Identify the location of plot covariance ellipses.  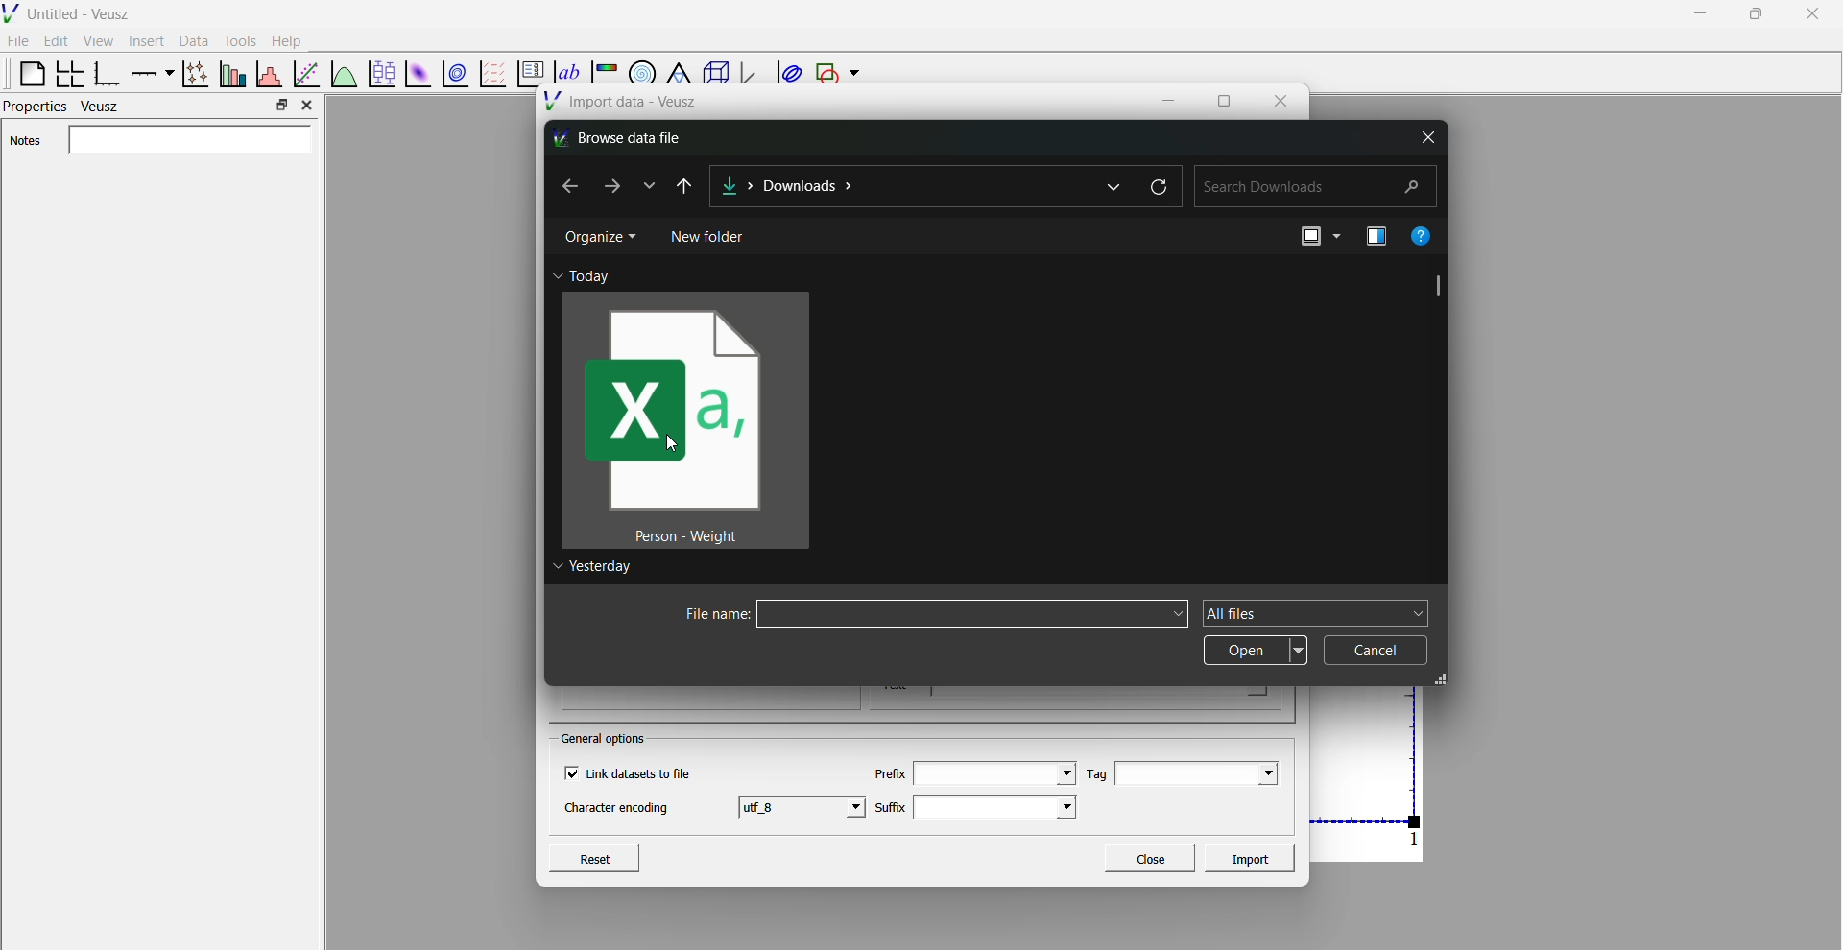
(787, 73).